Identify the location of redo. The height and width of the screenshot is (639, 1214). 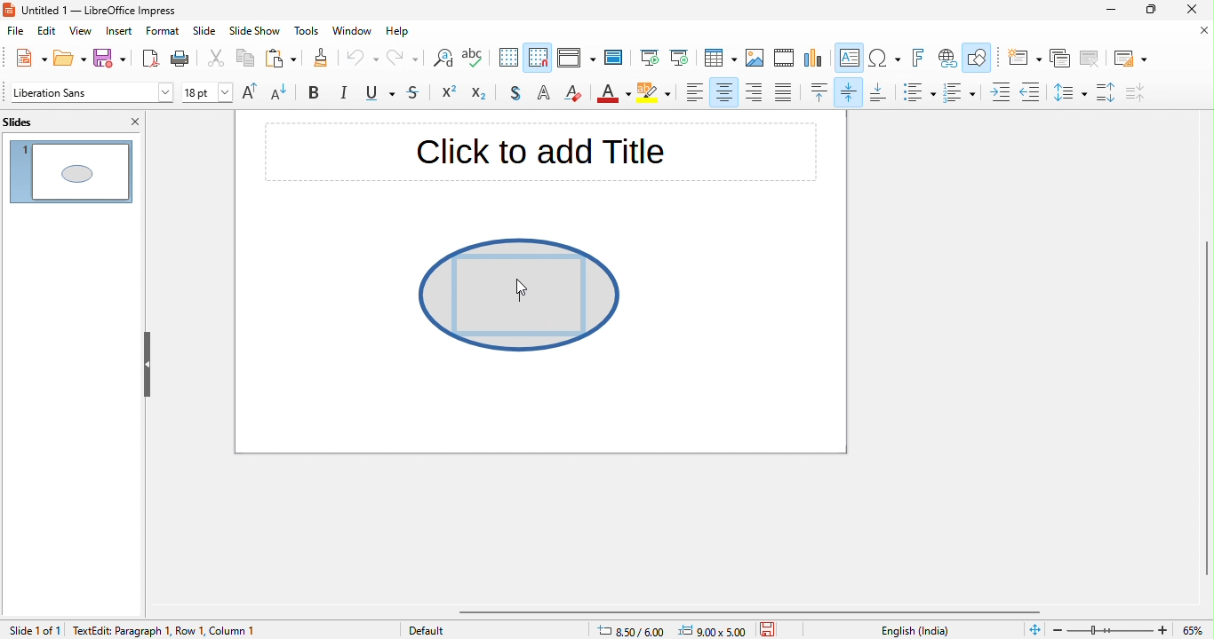
(402, 60).